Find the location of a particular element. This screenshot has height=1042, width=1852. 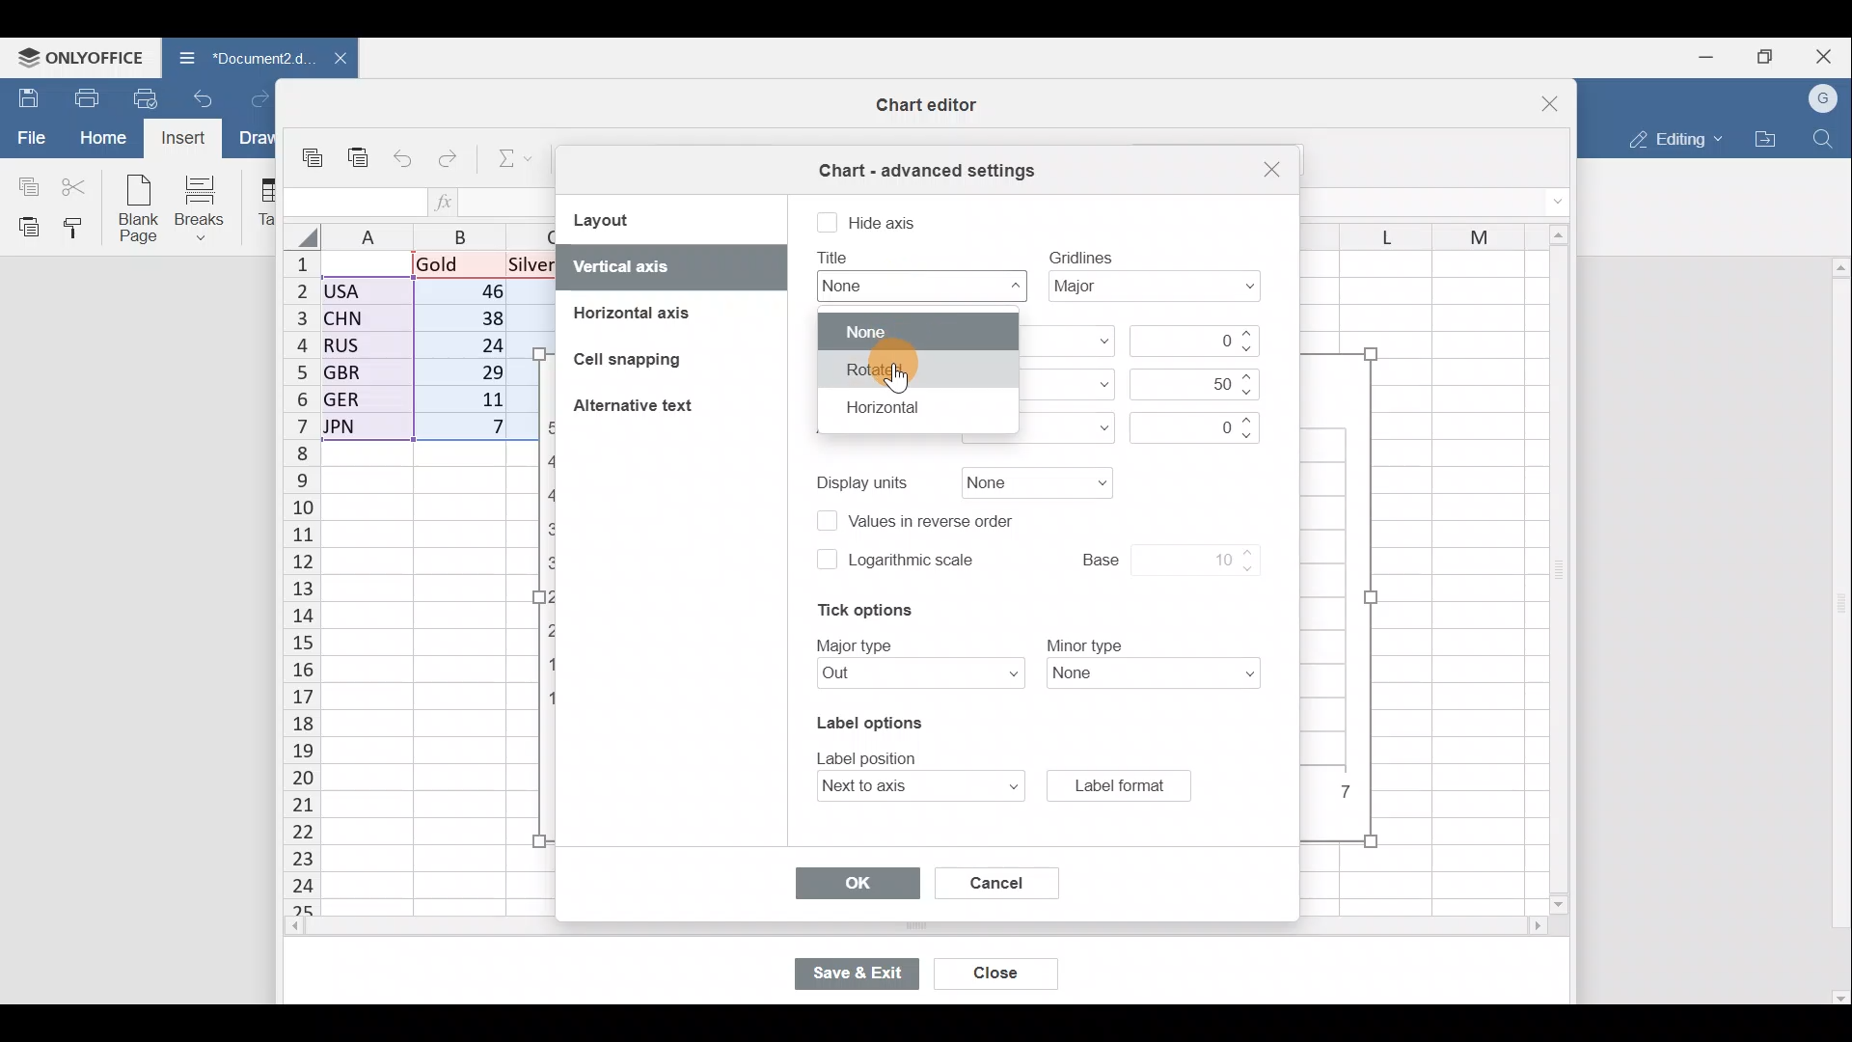

Columns is located at coordinates (428, 236).